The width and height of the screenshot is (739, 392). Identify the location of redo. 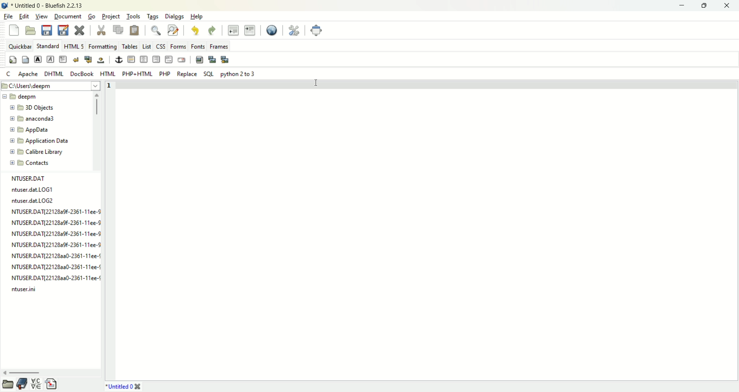
(212, 31).